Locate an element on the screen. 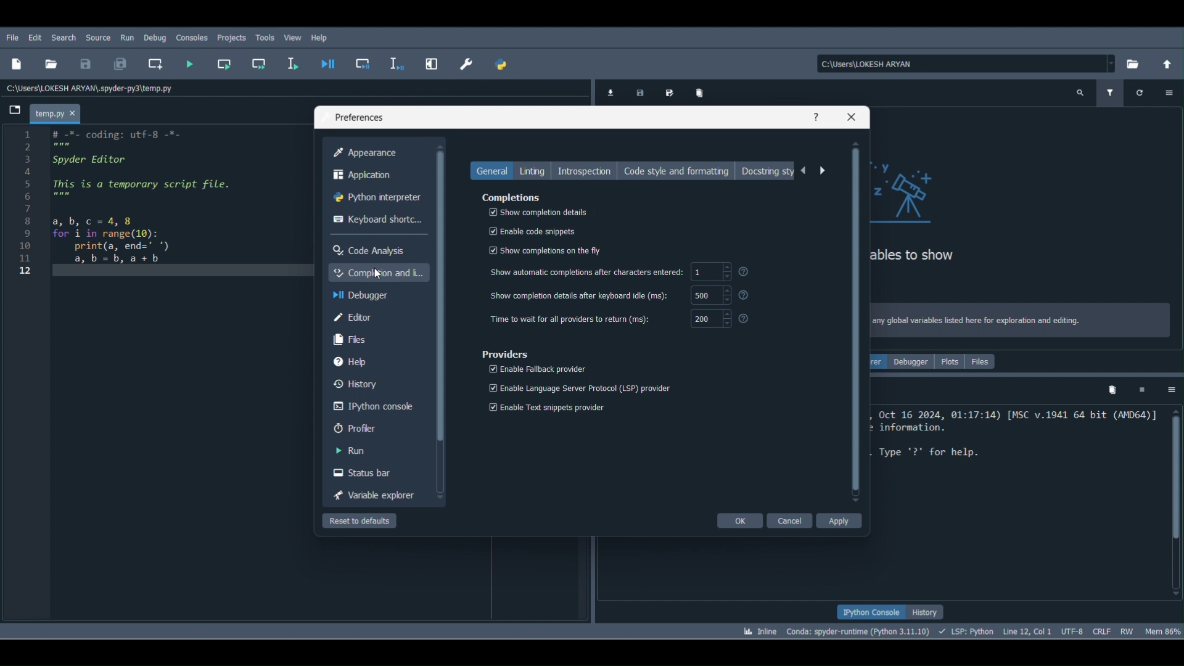 Image resolution: width=1184 pixels, height=666 pixels. Search is located at coordinates (66, 37).